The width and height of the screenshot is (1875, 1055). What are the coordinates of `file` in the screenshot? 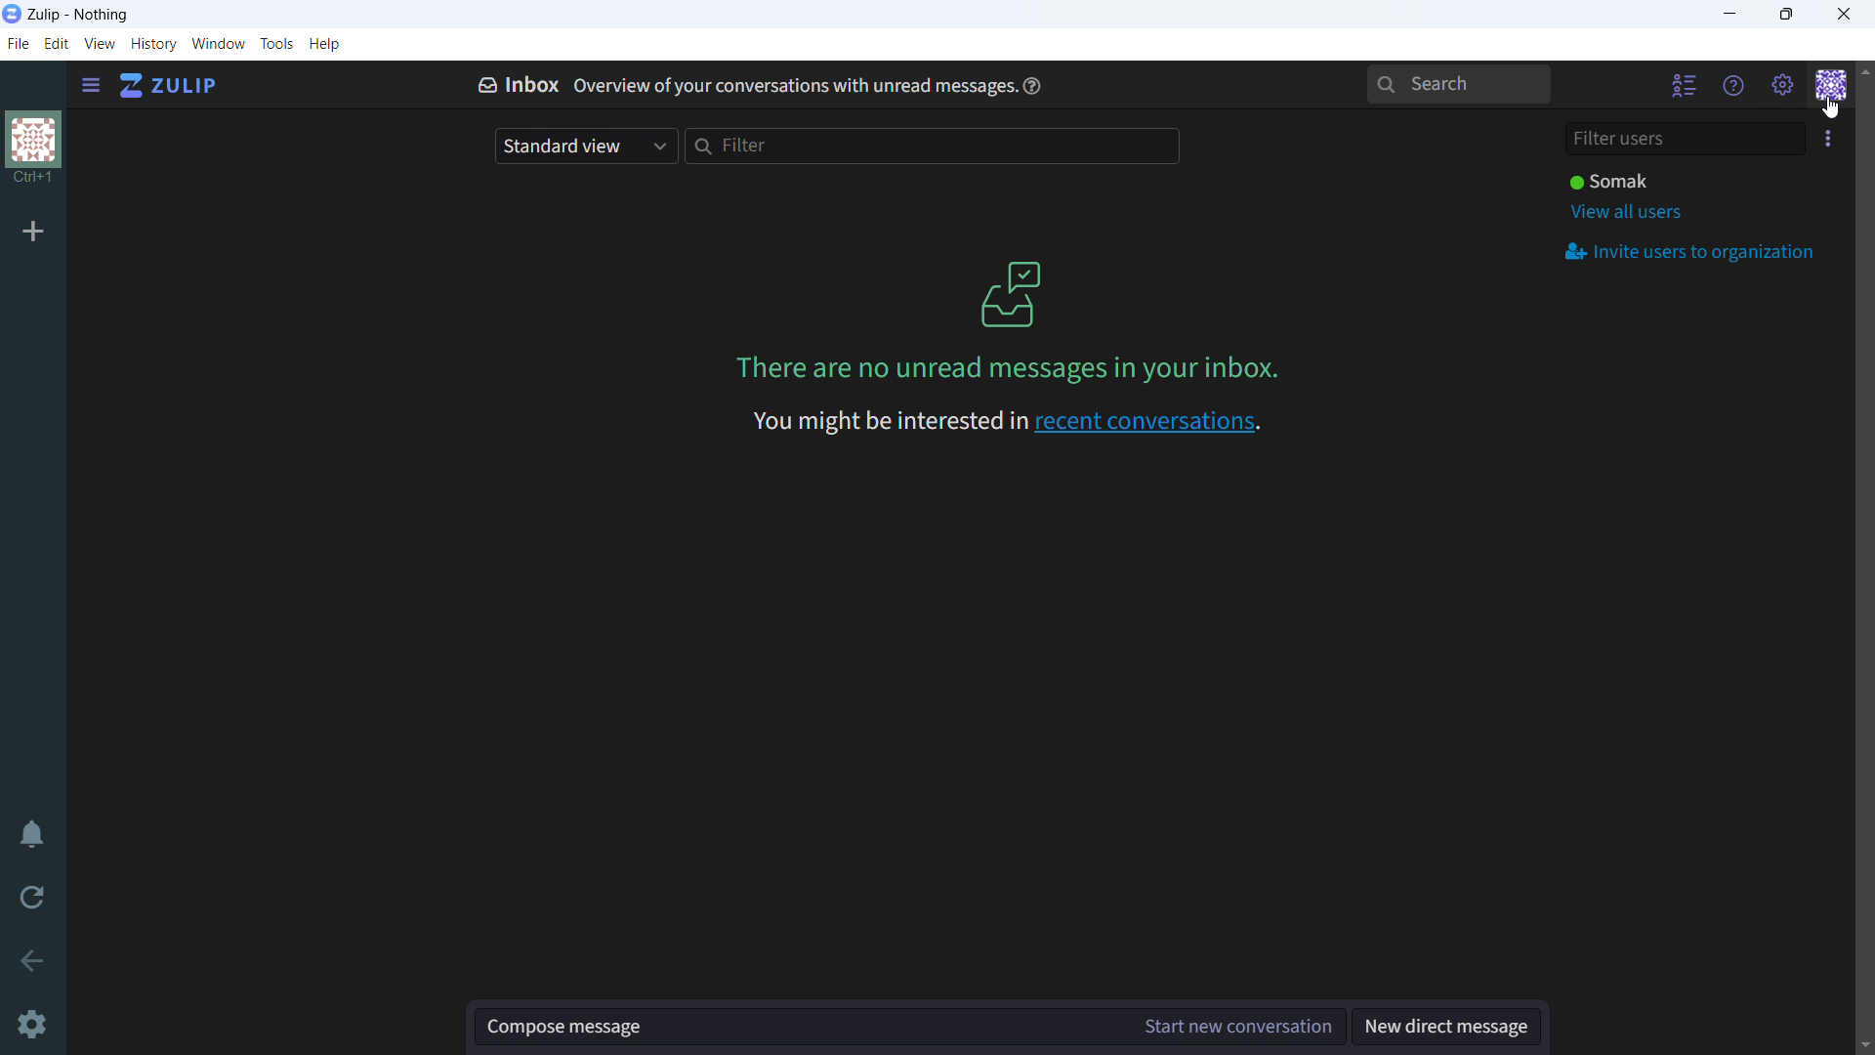 It's located at (17, 43).